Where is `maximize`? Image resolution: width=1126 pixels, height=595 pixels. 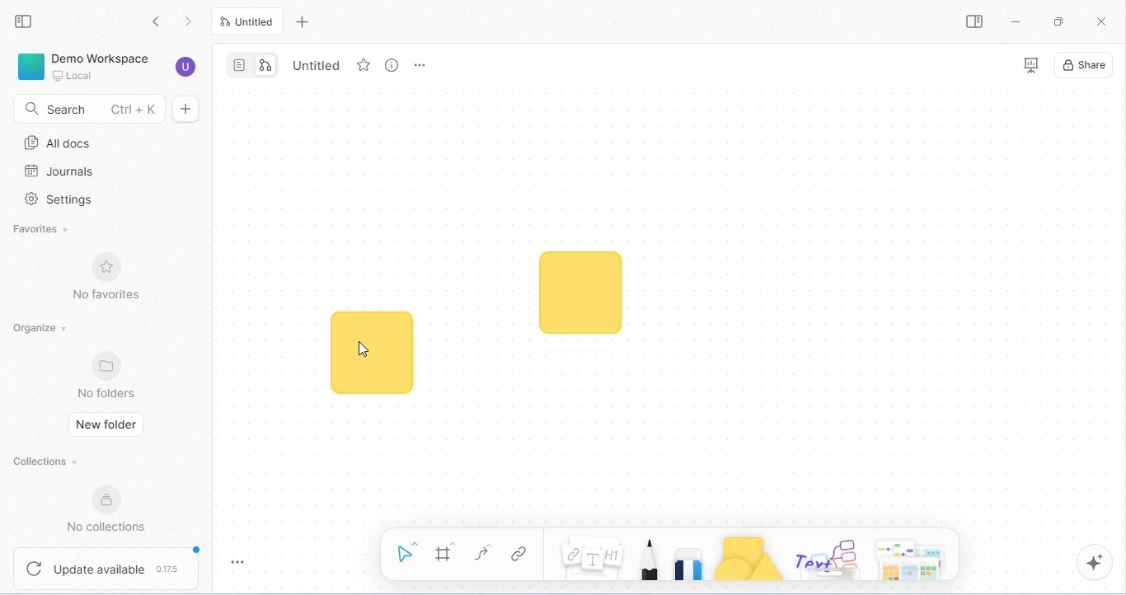 maximize is located at coordinates (1058, 21).